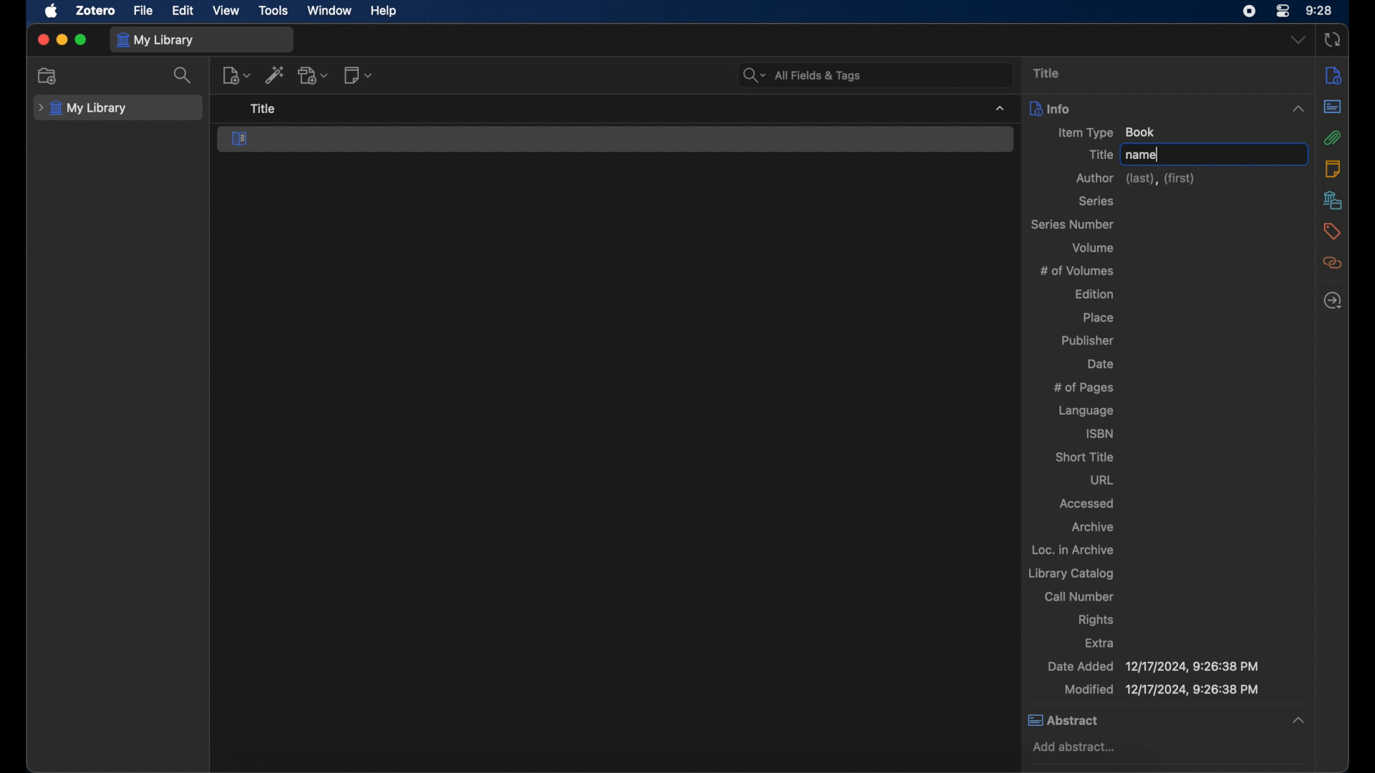 The image size is (1375, 773). What do you see at coordinates (1101, 434) in the screenshot?
I see `isbn` at bounding box center [1101, 434].